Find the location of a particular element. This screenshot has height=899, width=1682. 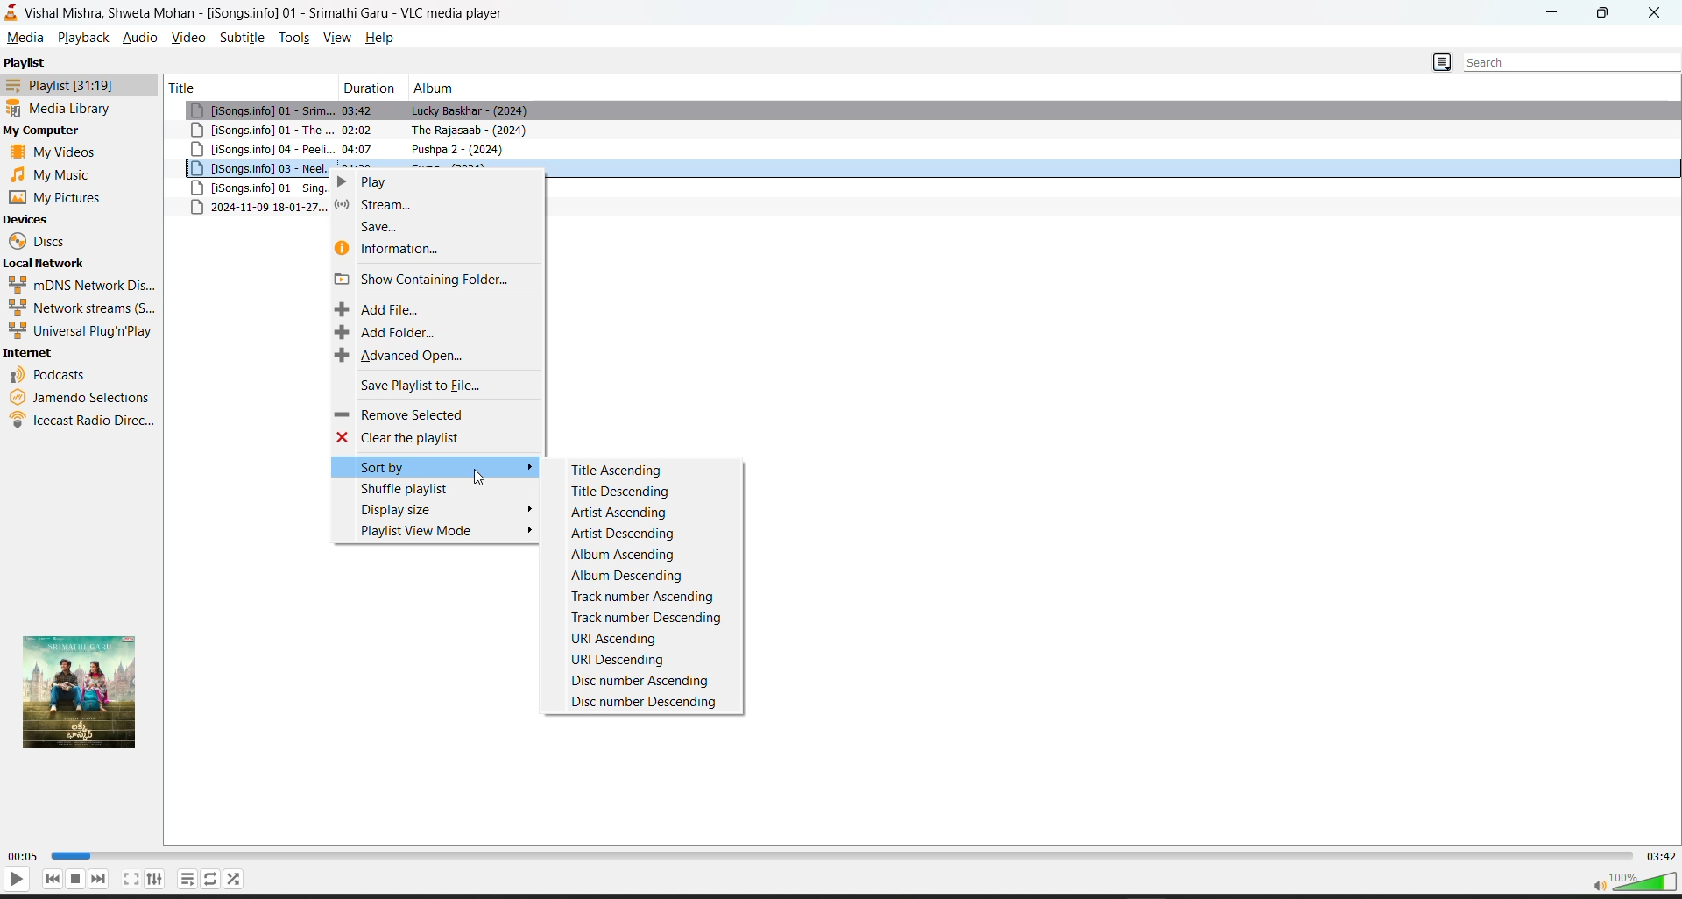

local network is located at coordinates (46, 263).